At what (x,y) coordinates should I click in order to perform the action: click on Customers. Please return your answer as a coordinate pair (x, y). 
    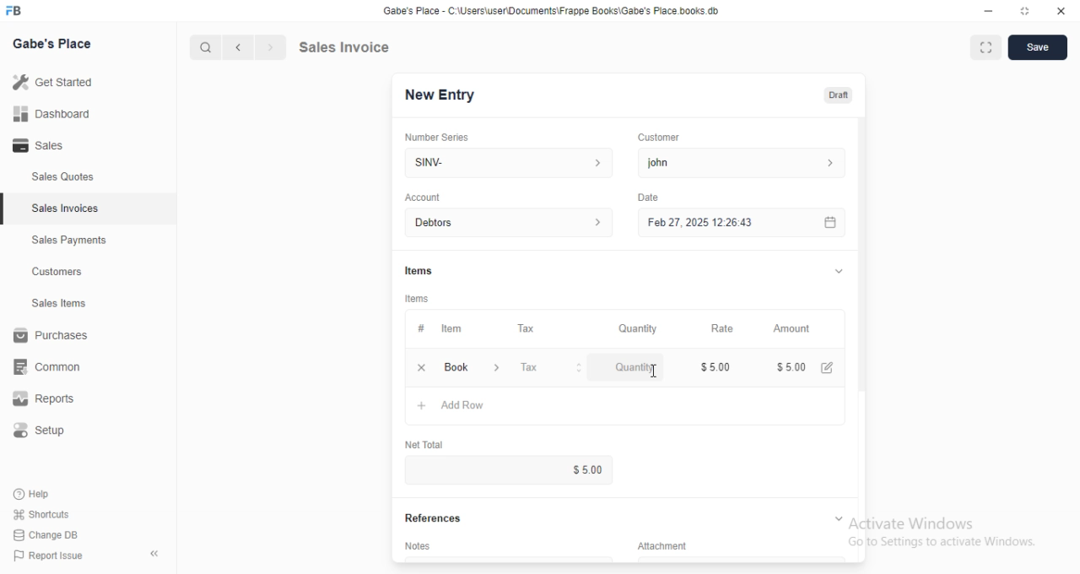
    Looking at the image, I should click on (57, 273).